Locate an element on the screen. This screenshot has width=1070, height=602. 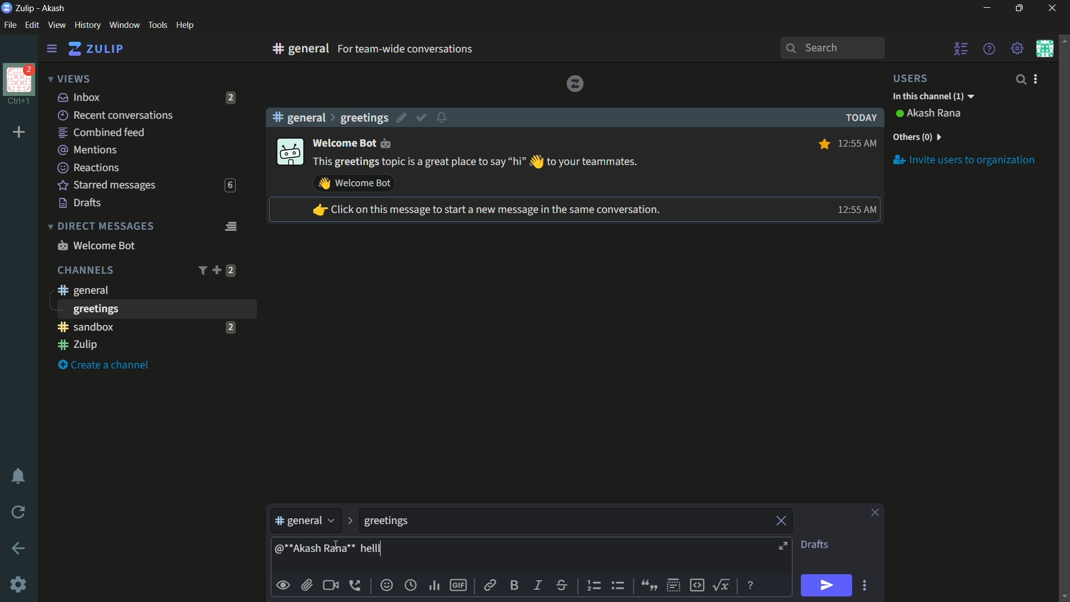
window menu is located at coordinates (124, 25).